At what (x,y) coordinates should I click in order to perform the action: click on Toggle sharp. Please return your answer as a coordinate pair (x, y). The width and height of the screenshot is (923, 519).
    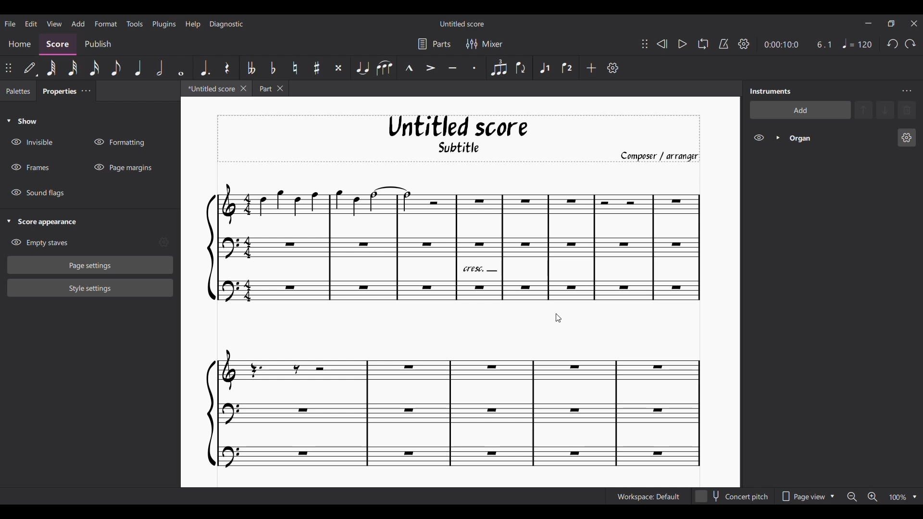
    Looking at the image, I should click on (316, 68).